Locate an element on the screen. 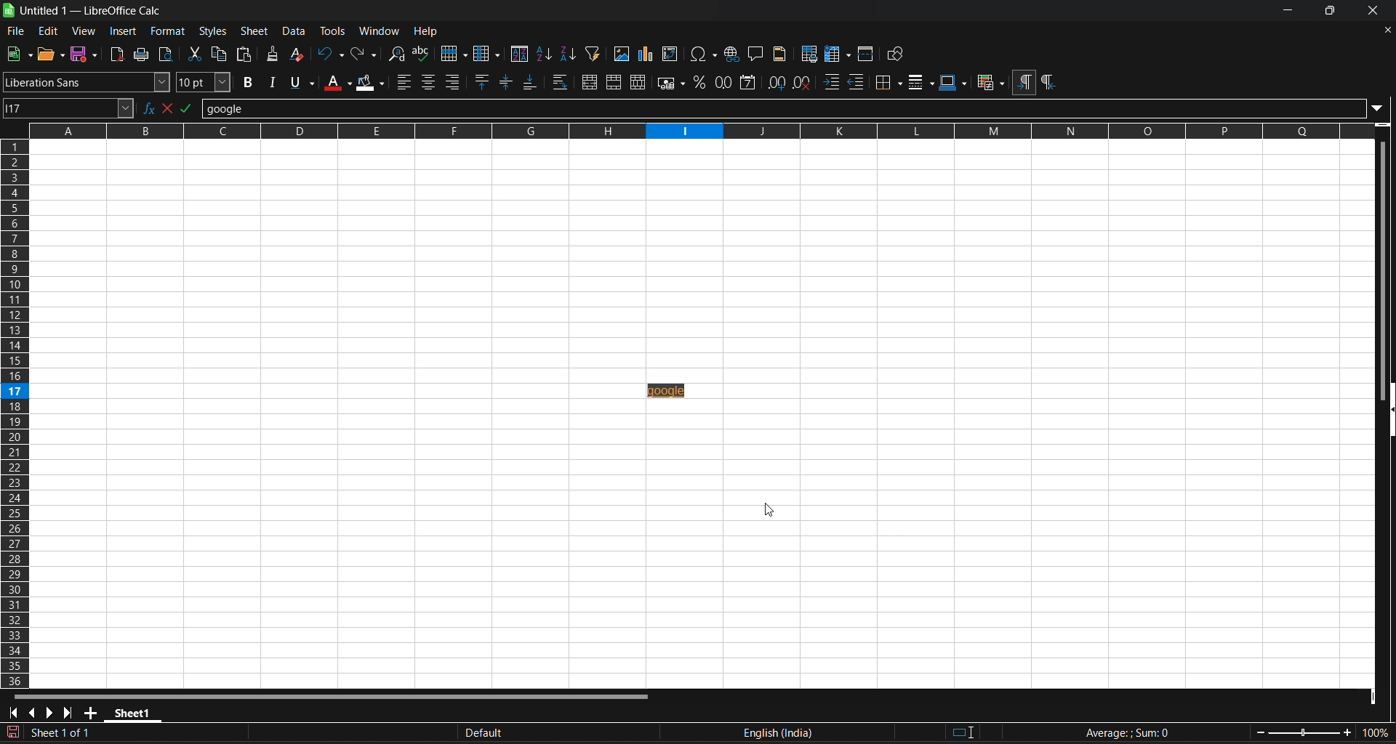 This screenshot has height=744, width=1396. scroll to last sheet  is located at coordinates (68, 713).